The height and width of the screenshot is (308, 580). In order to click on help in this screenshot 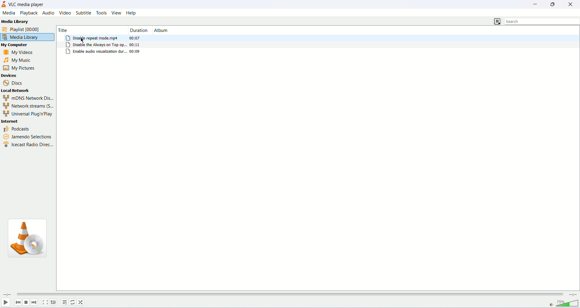, I will do `click(132, 13)`.